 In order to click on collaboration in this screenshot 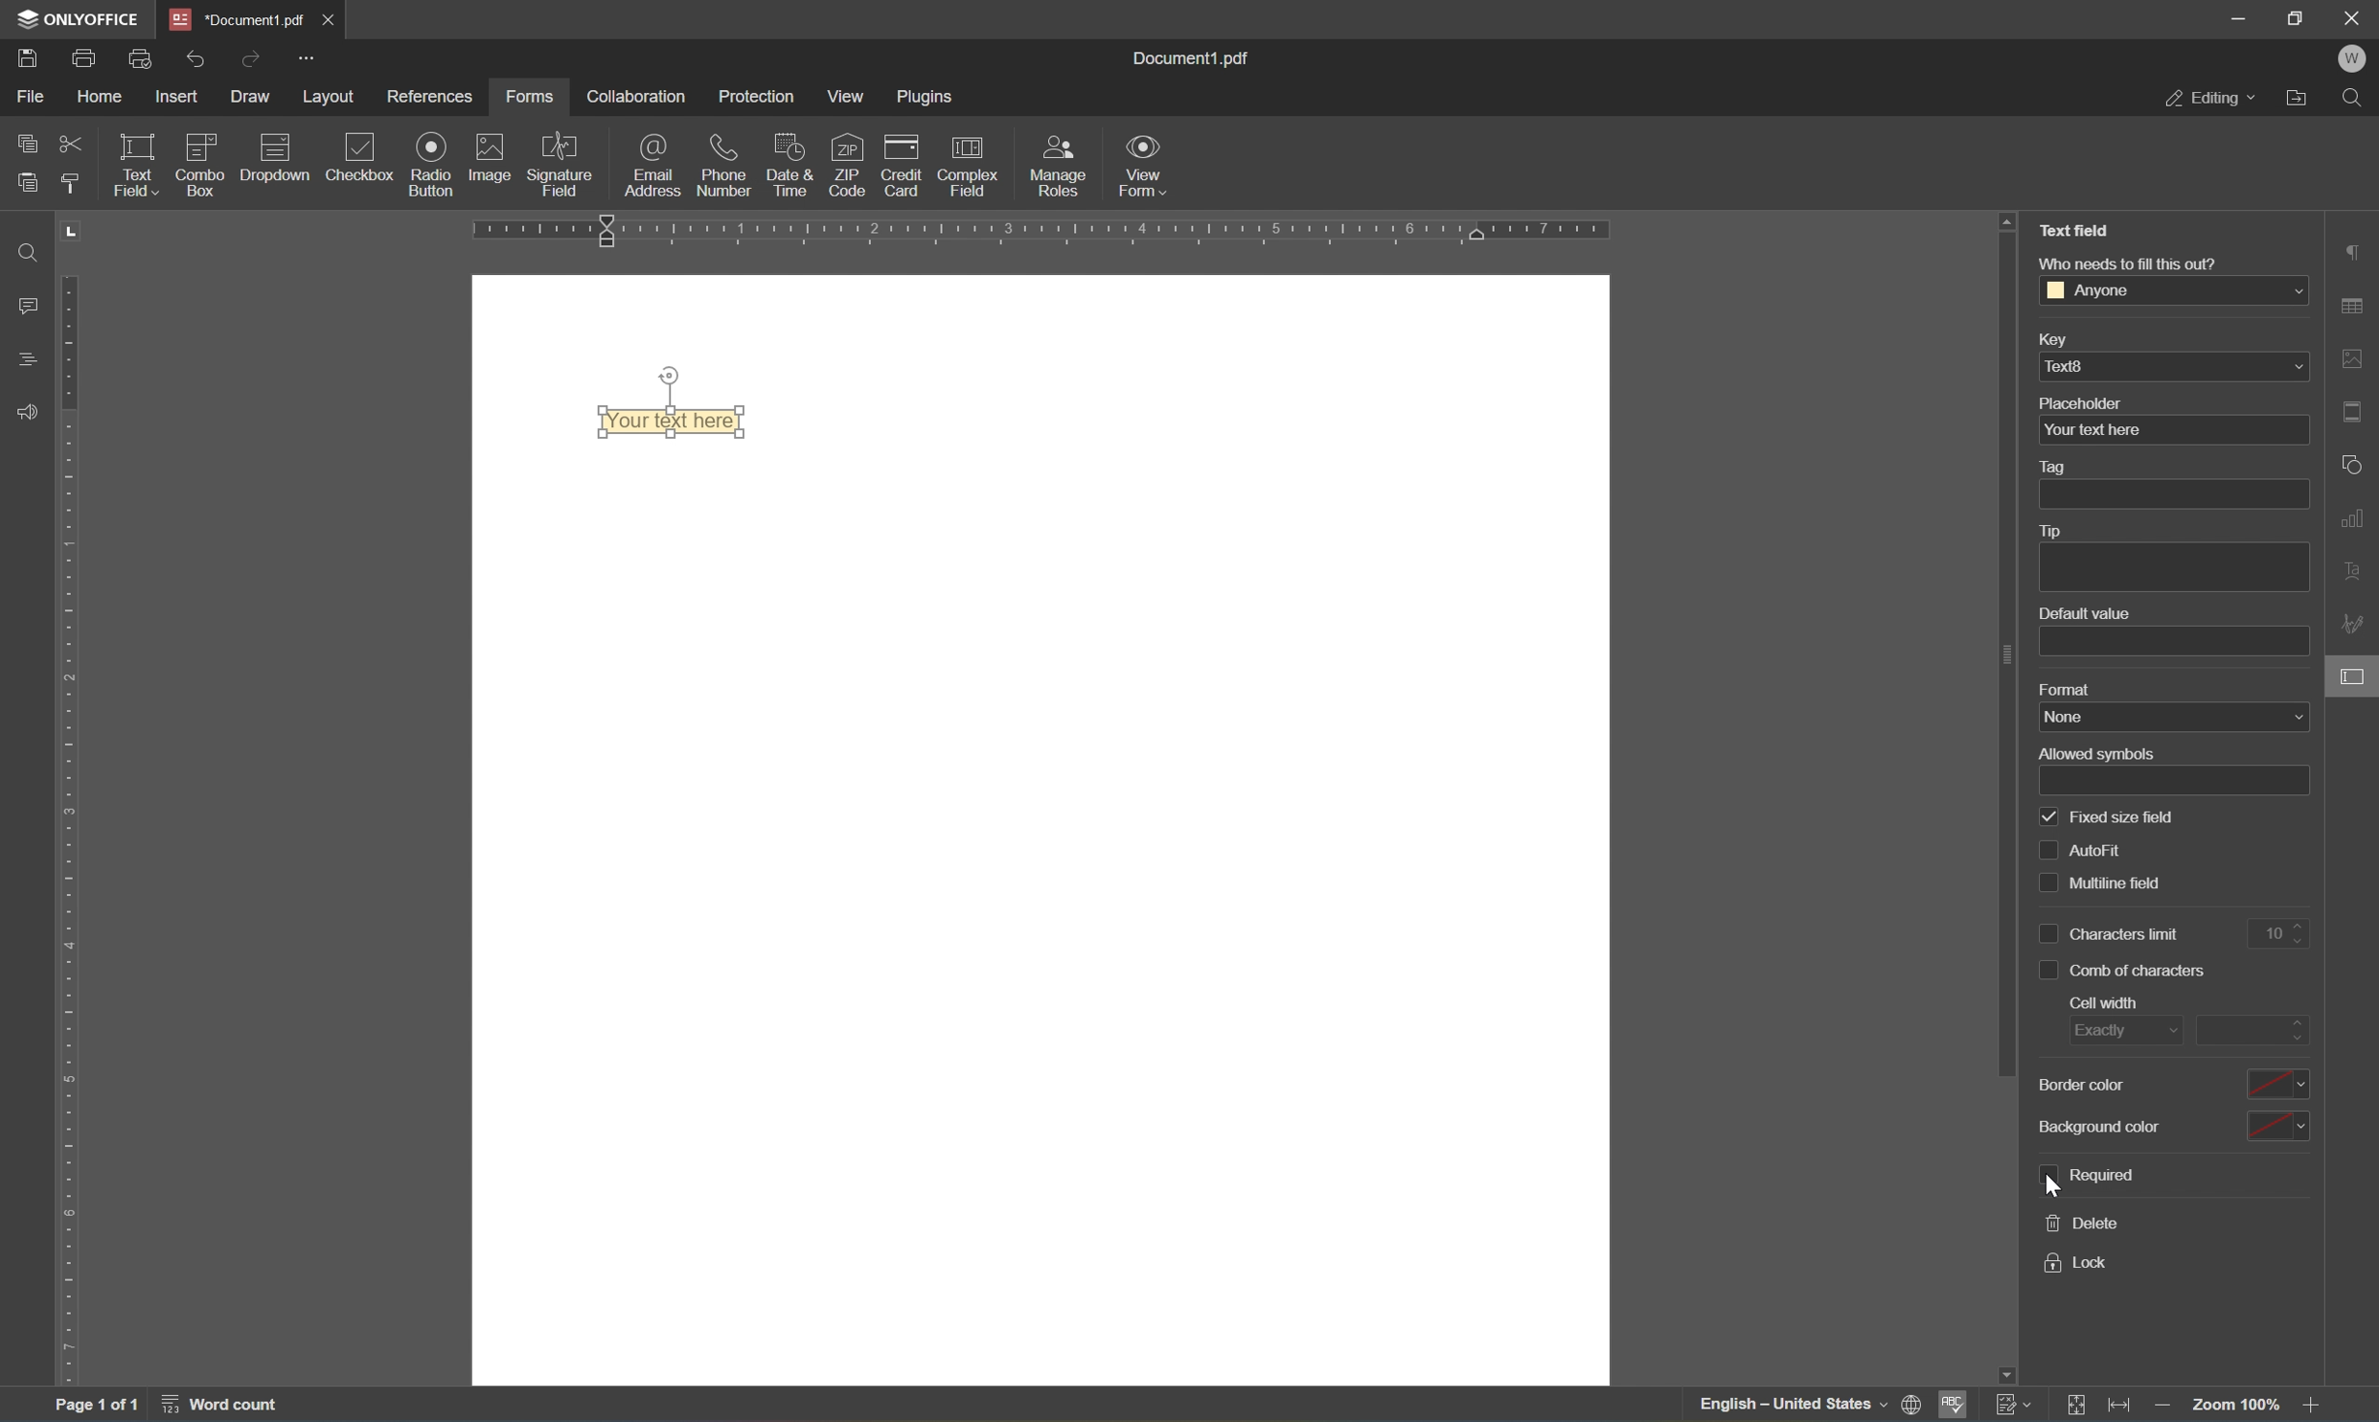, I will do `click(639, 98)`.